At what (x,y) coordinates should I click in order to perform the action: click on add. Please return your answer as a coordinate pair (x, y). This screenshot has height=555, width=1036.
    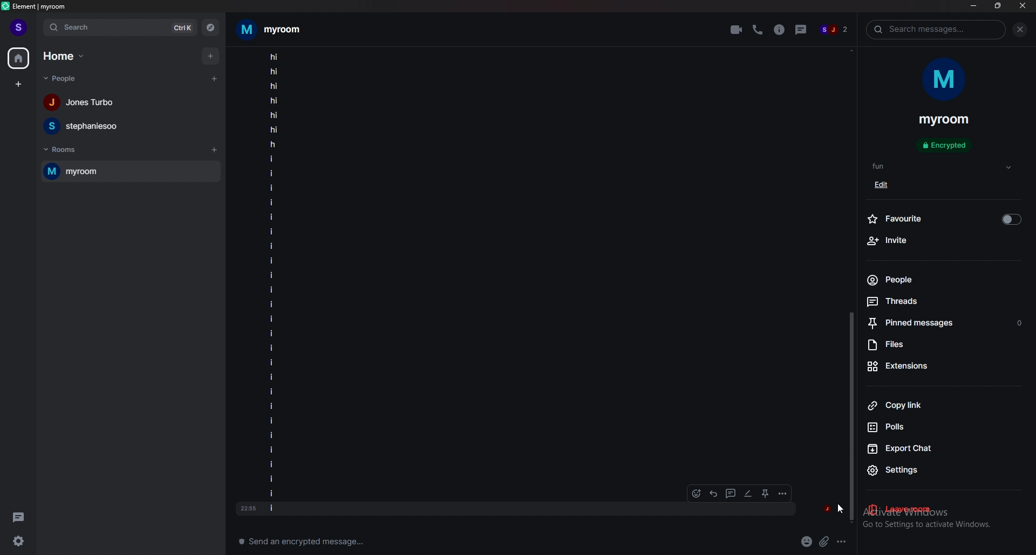
    Looking at the image, I should click on (210, 55).